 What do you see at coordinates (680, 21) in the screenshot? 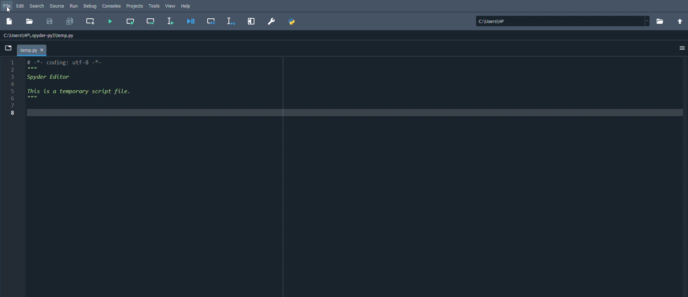
I see `Change to parent directory` at bounding box center [680, 21].